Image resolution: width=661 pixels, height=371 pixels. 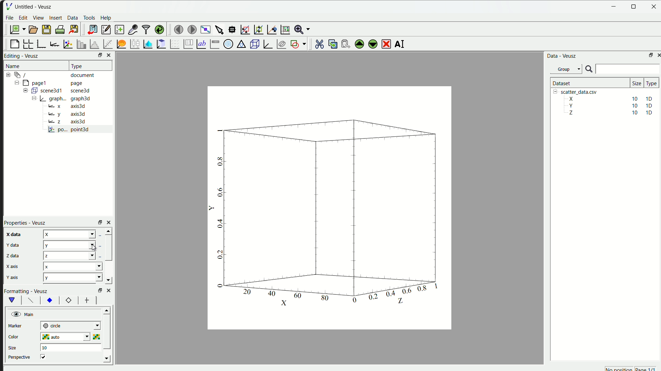 I want to click on File, so click(x=10, y=18).